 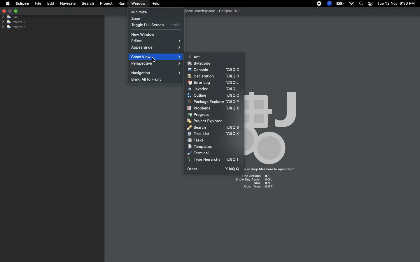 I want to click on Console, so click(x=214, y=70).